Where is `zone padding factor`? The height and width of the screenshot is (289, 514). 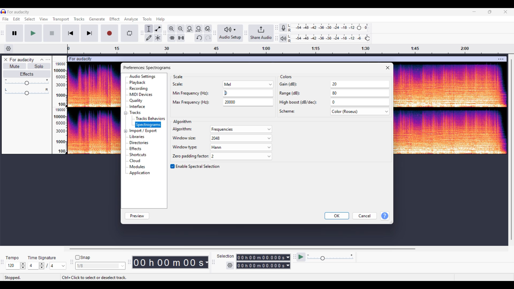 zone padding factor is located at coordinates (221, 156).